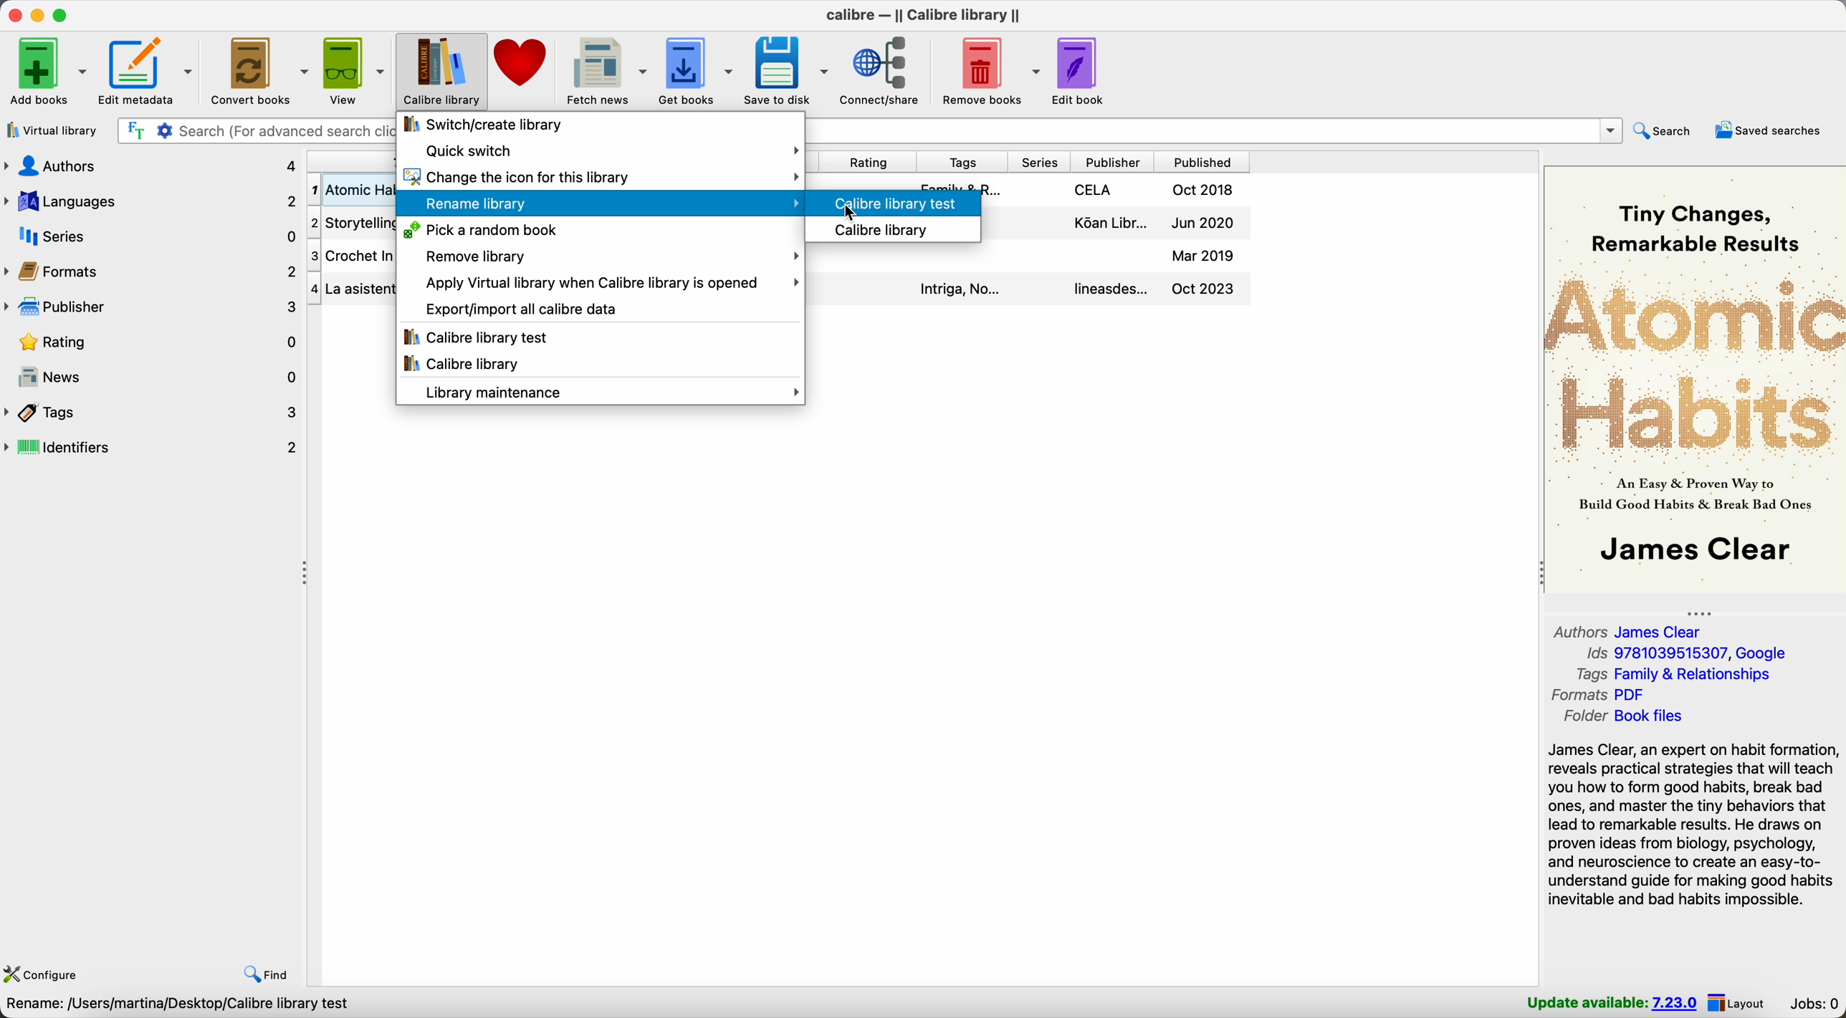  What do you see at coordinates (1113, 163) in the screenshot?
I see `publisher` at bounding box center [1113, 163].